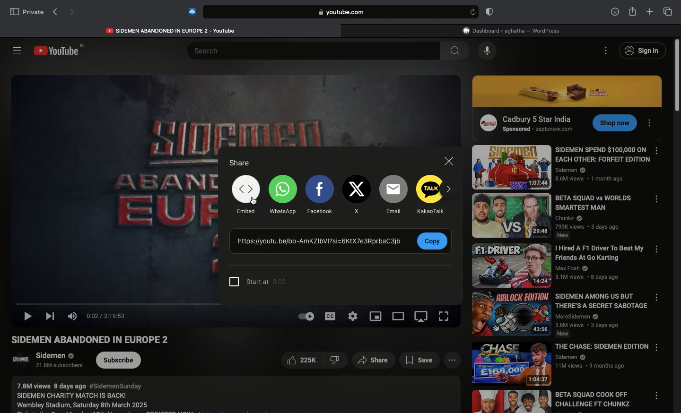 The height and width of the screenshot is (413, 681). I want to click on WhatsApp, so click(283, 196).